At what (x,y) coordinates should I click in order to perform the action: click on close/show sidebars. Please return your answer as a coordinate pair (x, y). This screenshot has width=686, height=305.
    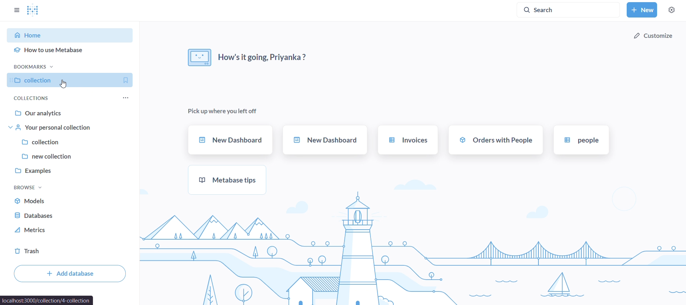
    Looking at the image, I should click on (15, 10).